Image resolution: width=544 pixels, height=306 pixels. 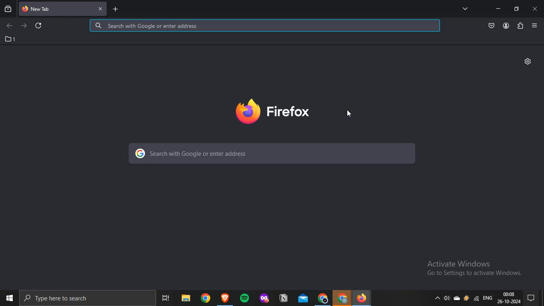 What do you see at coordinates (521, 26) in the screenshot?
I see `extensions` at bounding box center [521, 26].